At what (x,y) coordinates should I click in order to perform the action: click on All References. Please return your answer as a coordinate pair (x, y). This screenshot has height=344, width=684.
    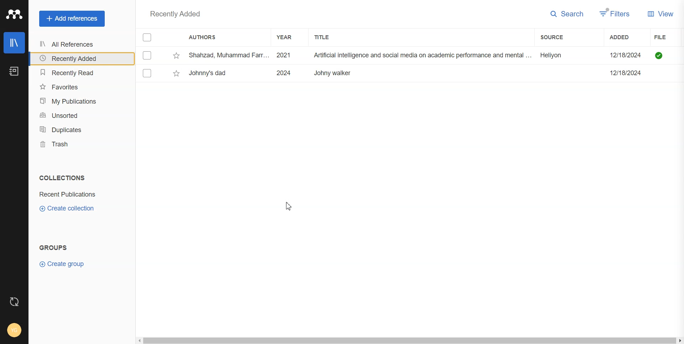
    Looking at the image, I should click on (79, 45).